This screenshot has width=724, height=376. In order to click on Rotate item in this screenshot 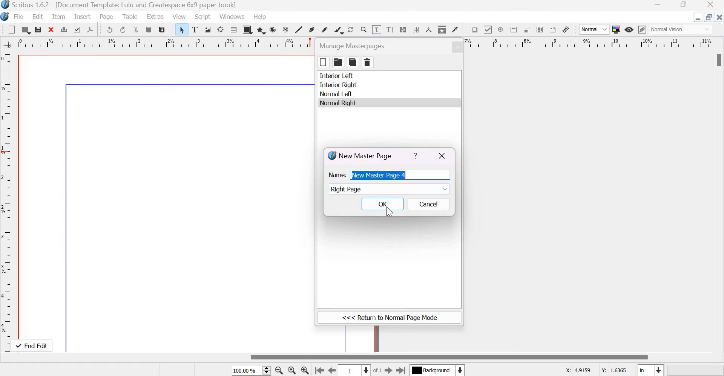, I will do `click(351, 29)`.